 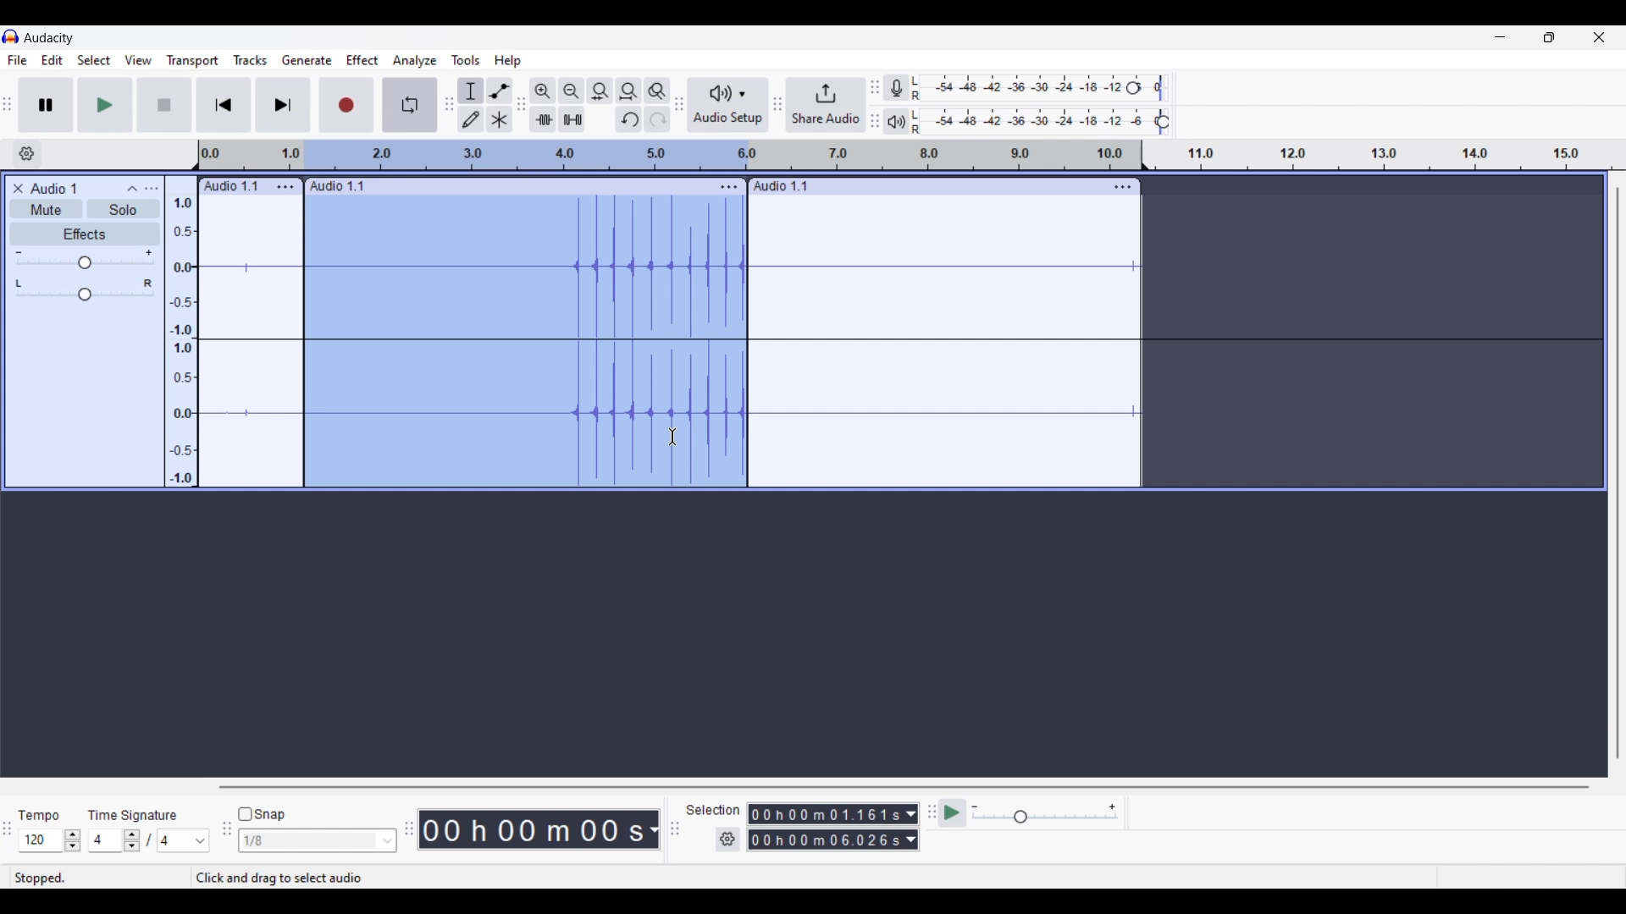 I want to click on time signature, so click(x=131, y=818).